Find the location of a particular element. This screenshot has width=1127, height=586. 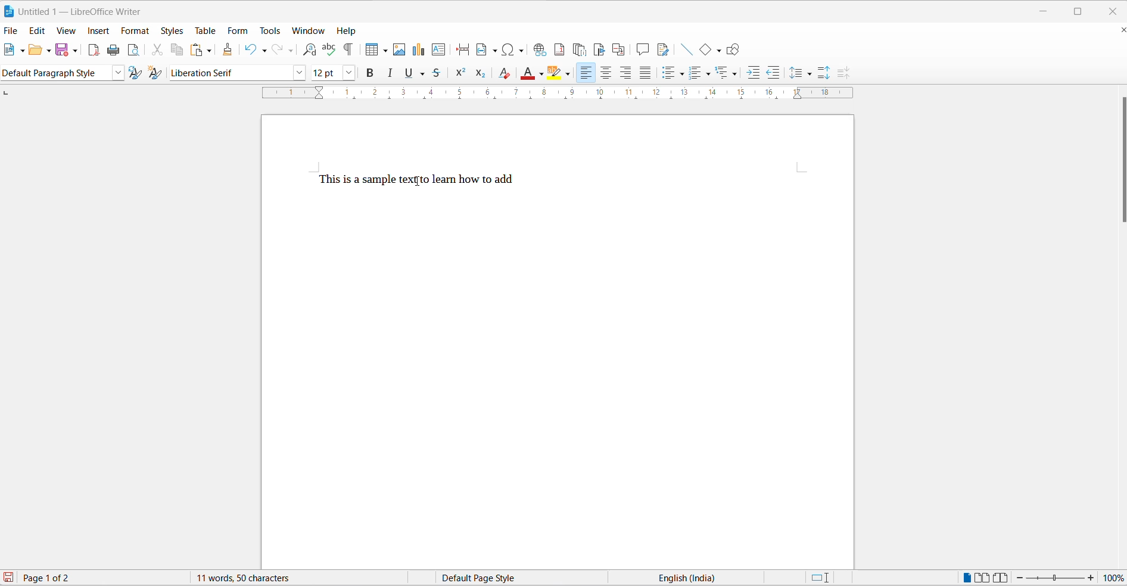

new file options is located at coordinates (23, 51).